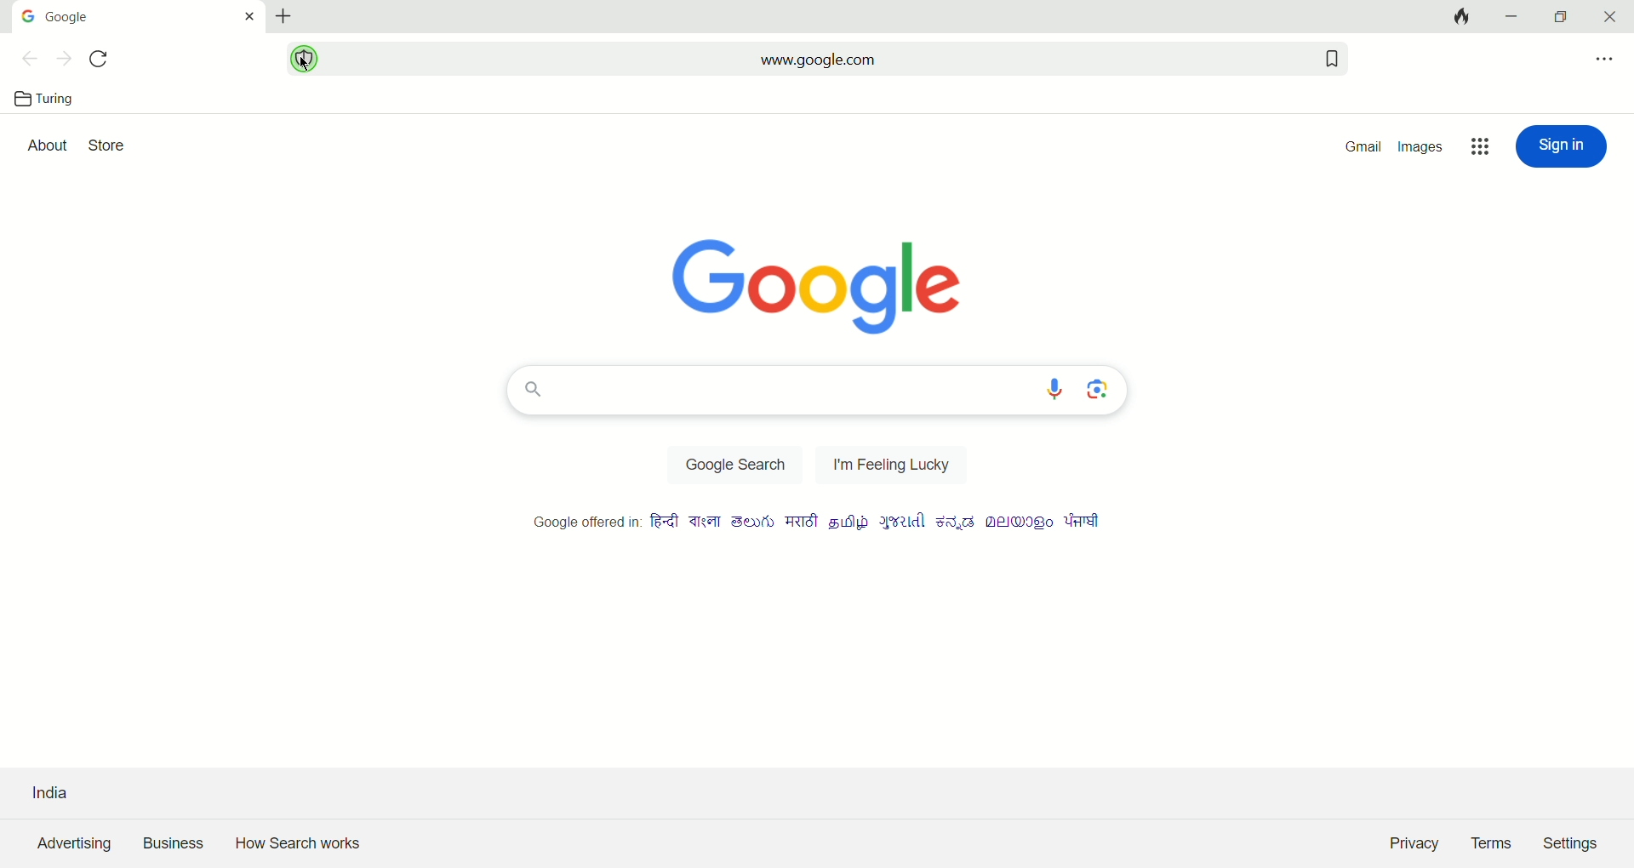  I want to click on cursor, so click(307, 65).